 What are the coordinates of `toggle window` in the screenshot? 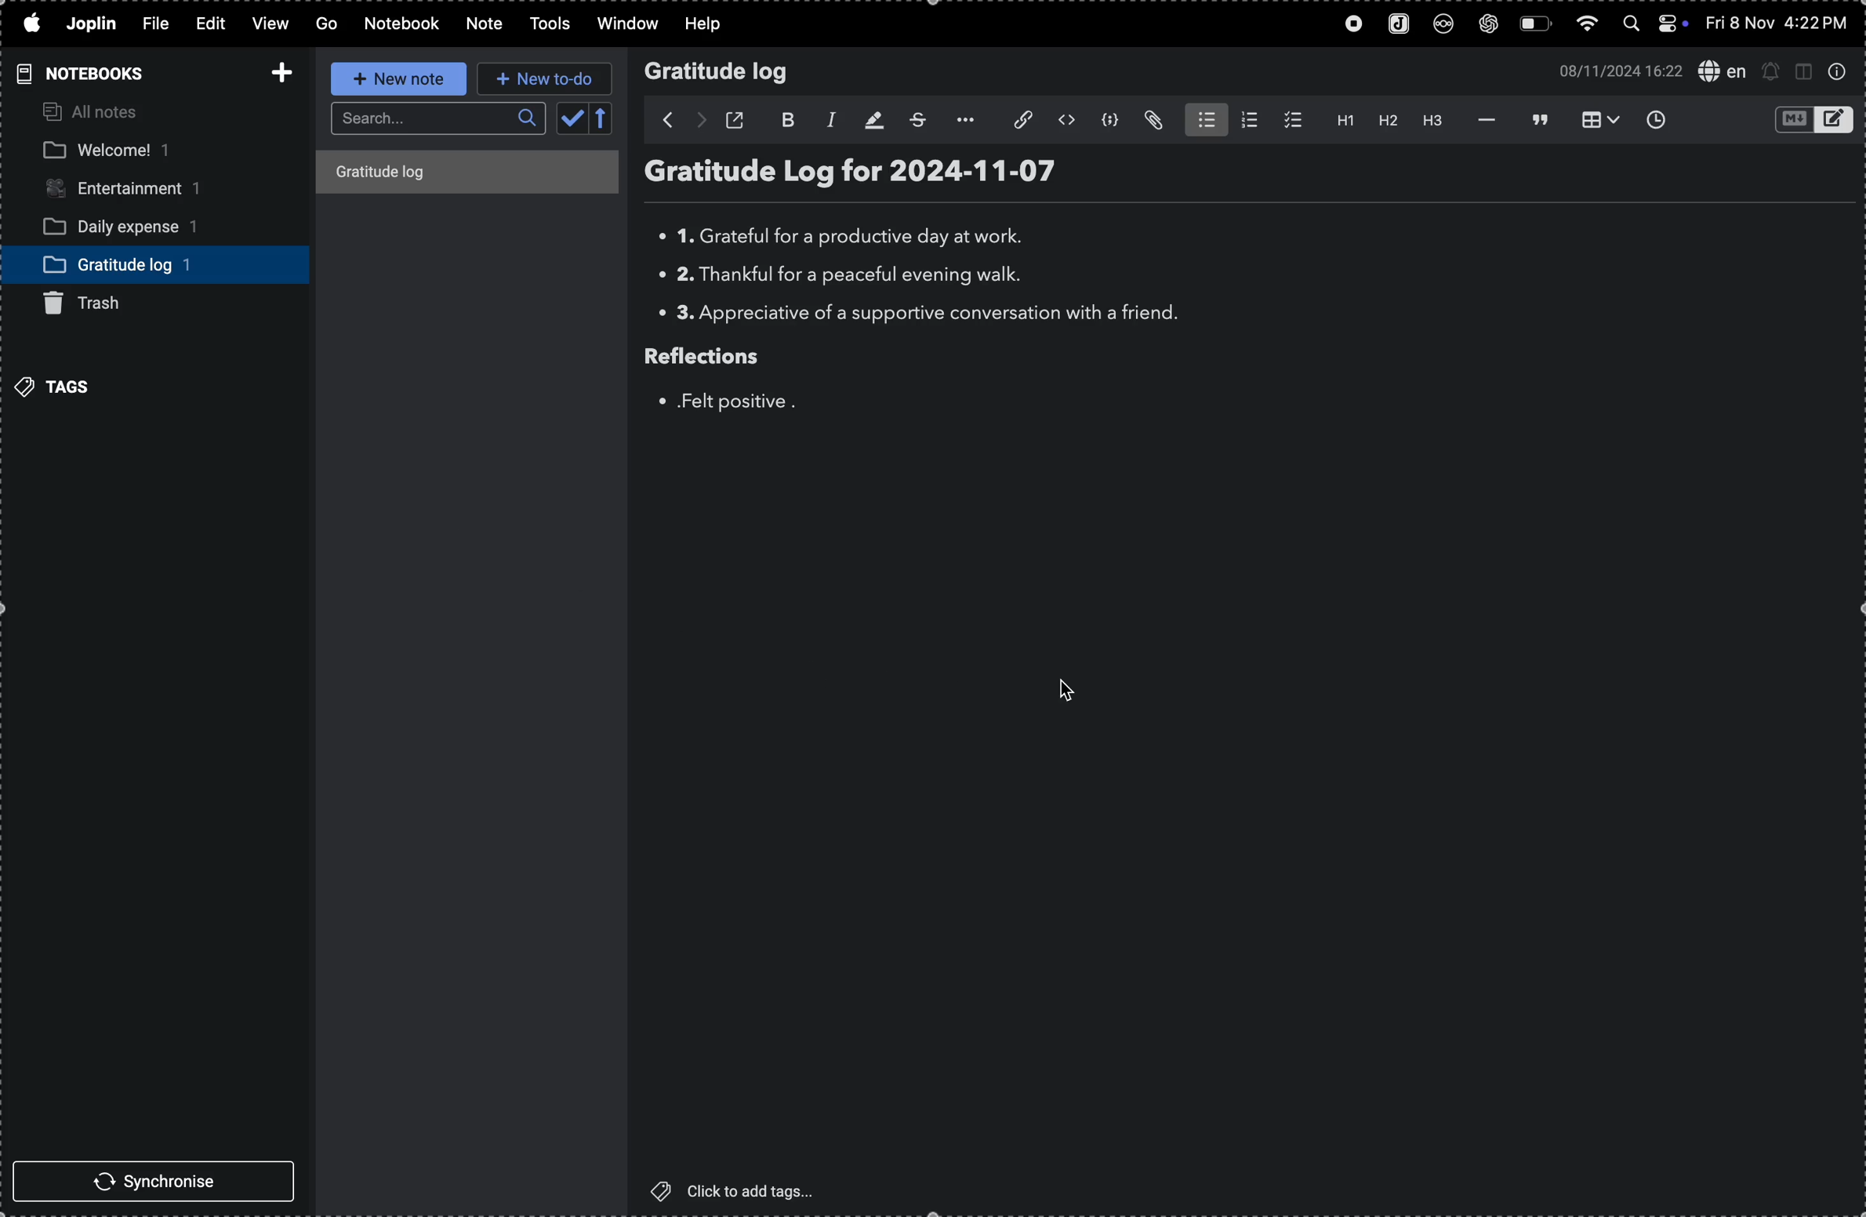 It's located at (1802, 73).